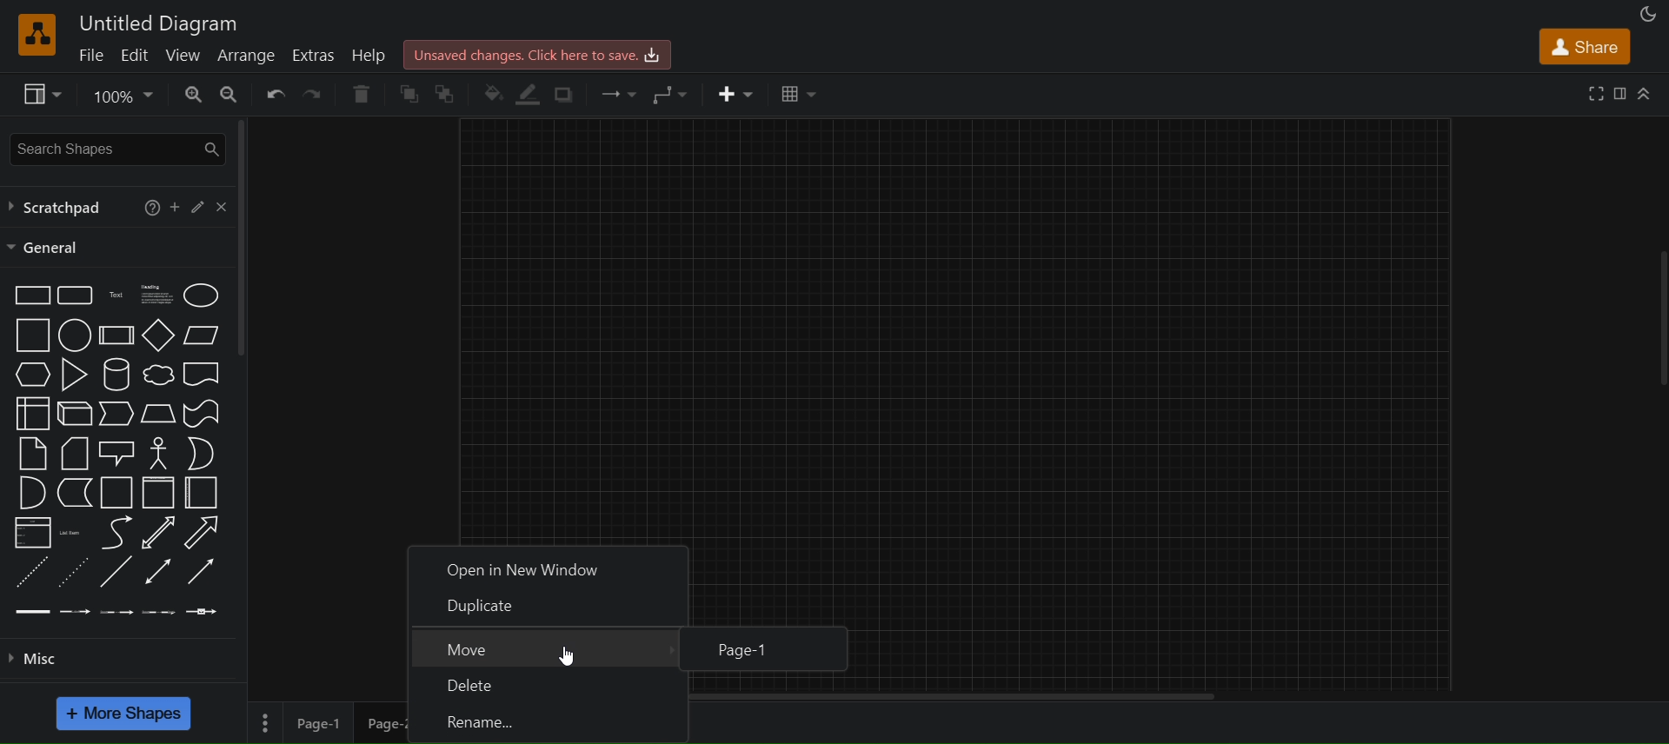  What do you see at coordinates (39, 95) in the screenshot?
I see `view` at bounding box center [39, 95].